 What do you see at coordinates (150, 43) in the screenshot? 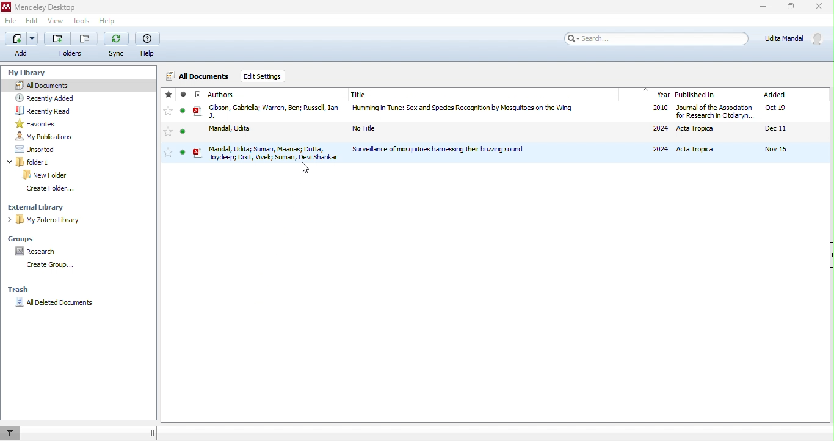
I see `help` at bounding box center [150, 43].